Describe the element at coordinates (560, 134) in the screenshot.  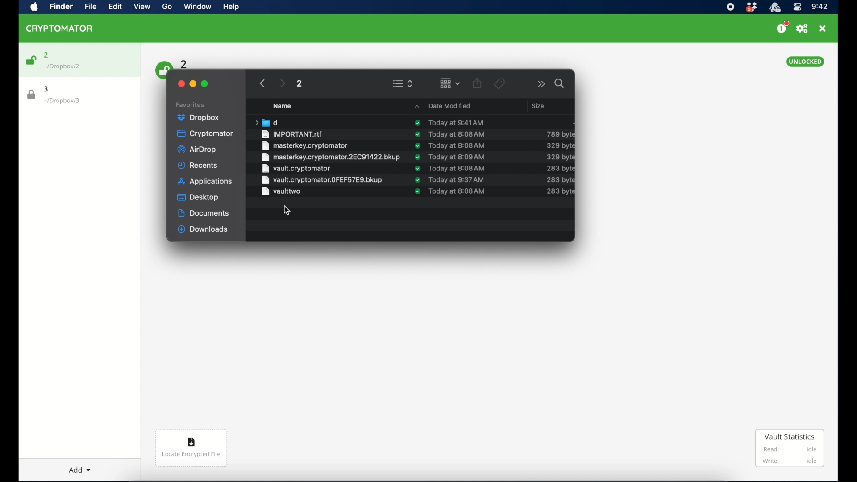
I see `size` at that location.